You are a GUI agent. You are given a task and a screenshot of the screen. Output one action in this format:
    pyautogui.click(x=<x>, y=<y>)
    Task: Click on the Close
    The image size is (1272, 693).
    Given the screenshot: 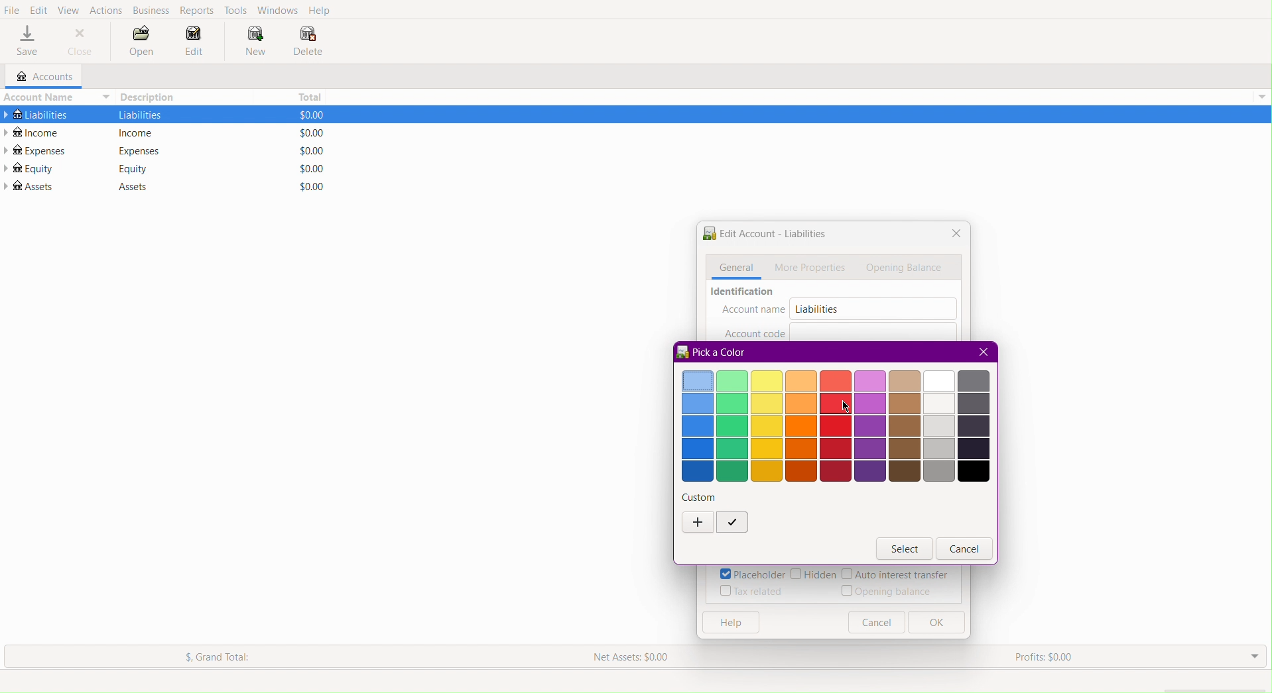 What is the action you would take?
    pyautogui.click(x=982, y=351)
    